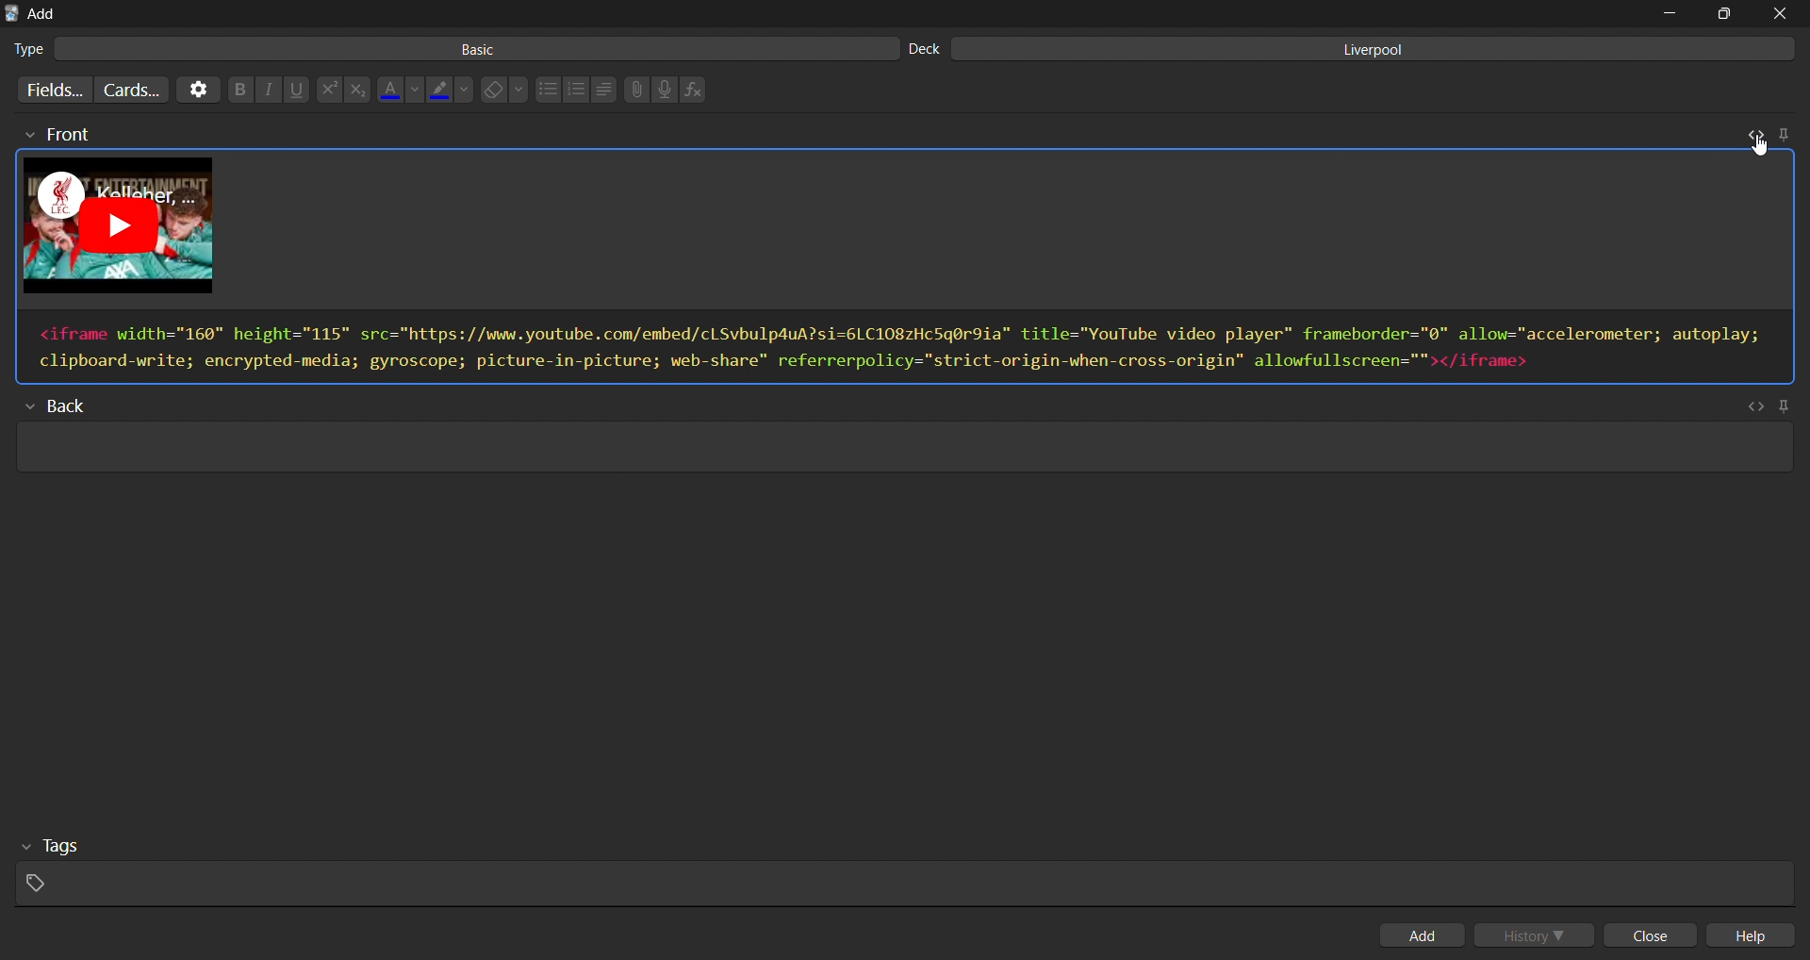 The width and height of the screenshot is (1810, 960). What do you see at coordinates (50, 90) in the screenshot?
I see `customize fields` at bounding box center [50, 90].